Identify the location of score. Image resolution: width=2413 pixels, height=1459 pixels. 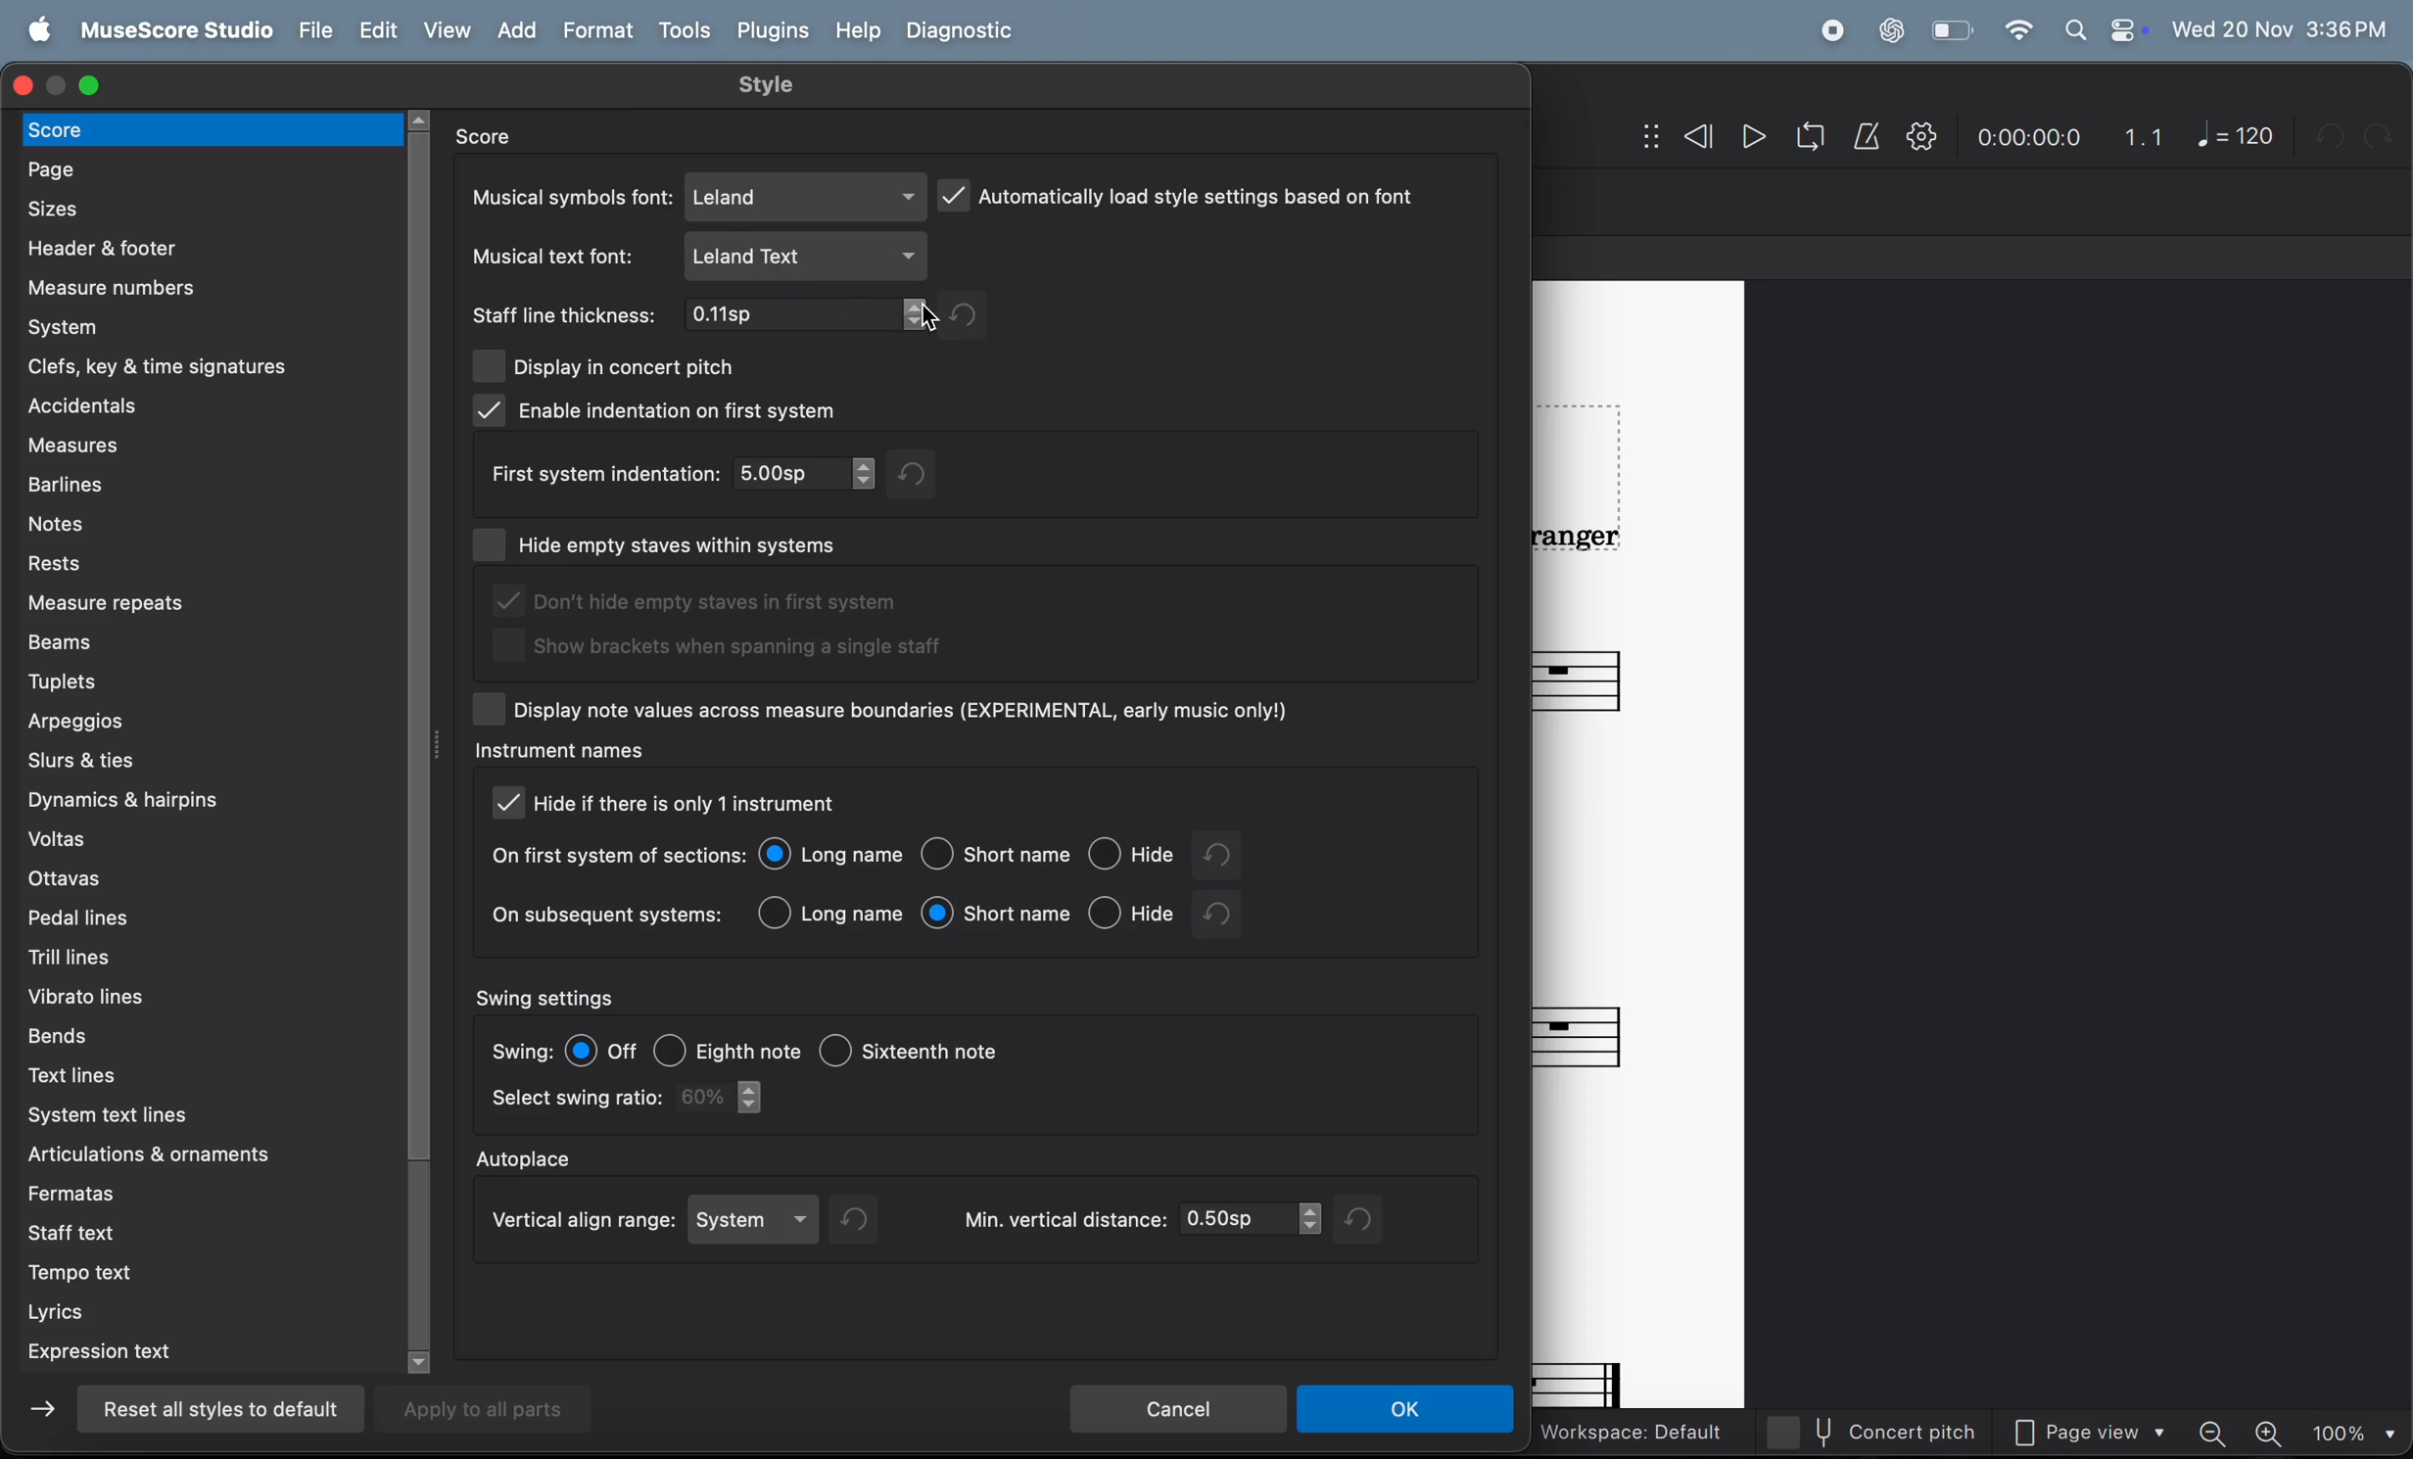
(498, 136).